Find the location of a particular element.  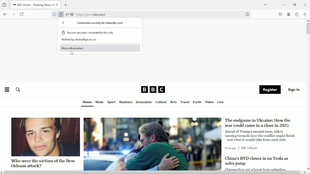

Arts is located at coordinates (173, 103).